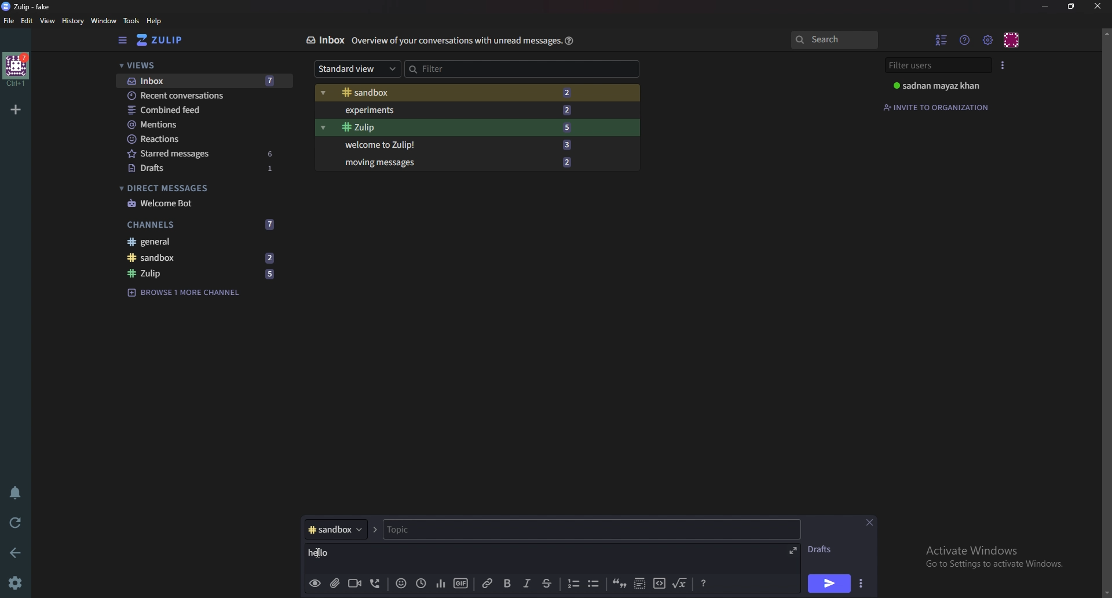 This screenshot has height=598, width=1112. What do you see at coordinates (568, 41) in the screenshot?
I see `Help` at bounding box center [568, 41].